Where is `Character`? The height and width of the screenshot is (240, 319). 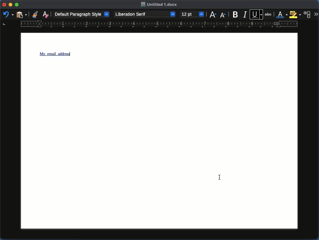 Character is located at coordinates (308, 14).